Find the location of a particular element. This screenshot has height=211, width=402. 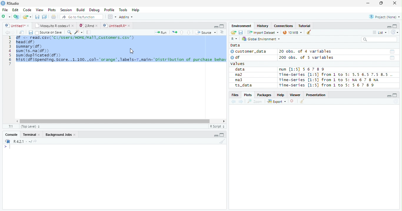

Mosquito T codes.v1 is located at coordinates (54, 26).